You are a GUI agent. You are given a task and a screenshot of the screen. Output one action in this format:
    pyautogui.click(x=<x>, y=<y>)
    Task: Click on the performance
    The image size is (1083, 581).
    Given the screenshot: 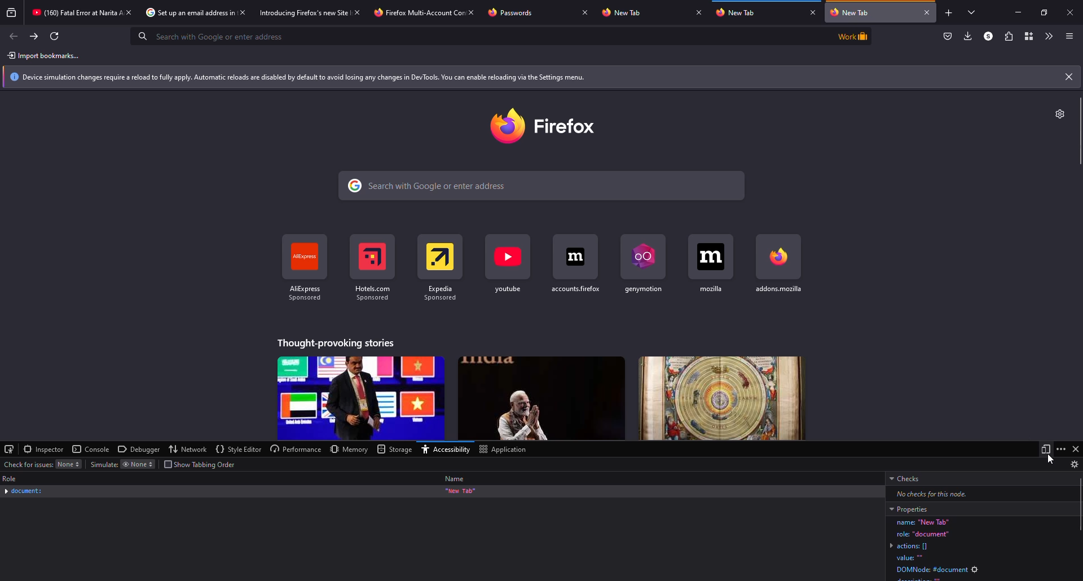 What is the action you would take?
    pyautogui.click(x=296, y=449)
    